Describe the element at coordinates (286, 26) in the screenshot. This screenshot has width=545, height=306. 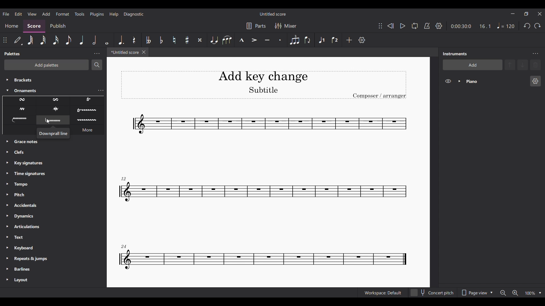
I see `Mixer settings` at that location.